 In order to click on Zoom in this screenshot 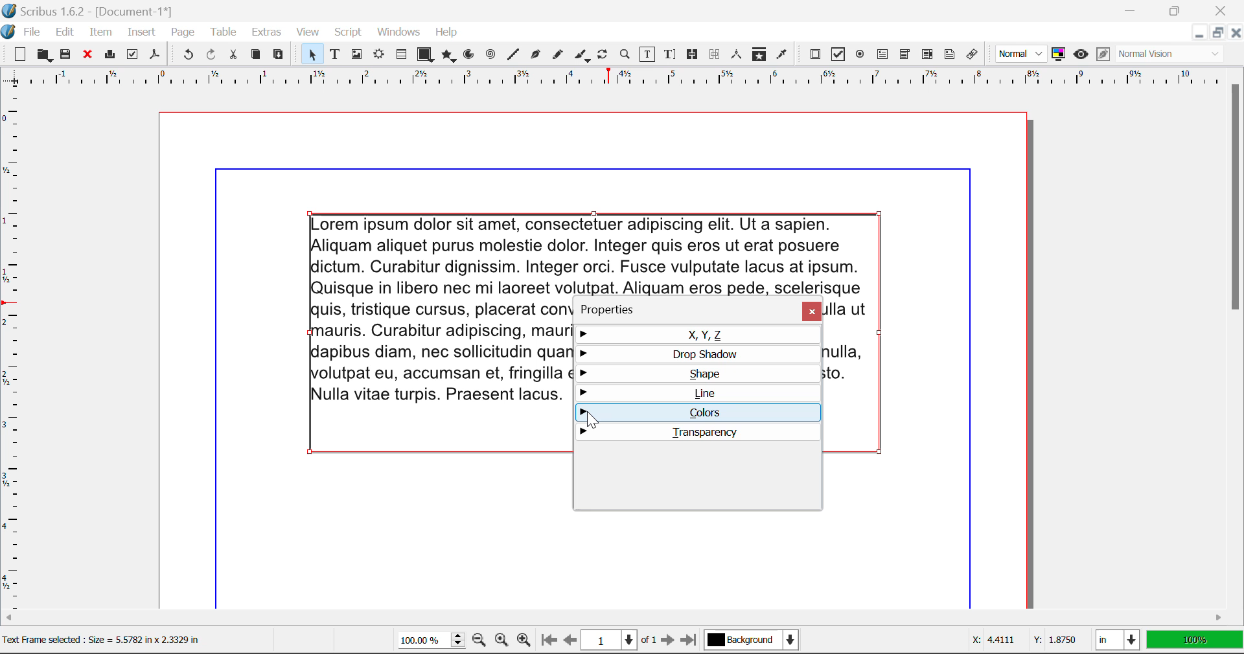, I will do `click(625, 54)`.